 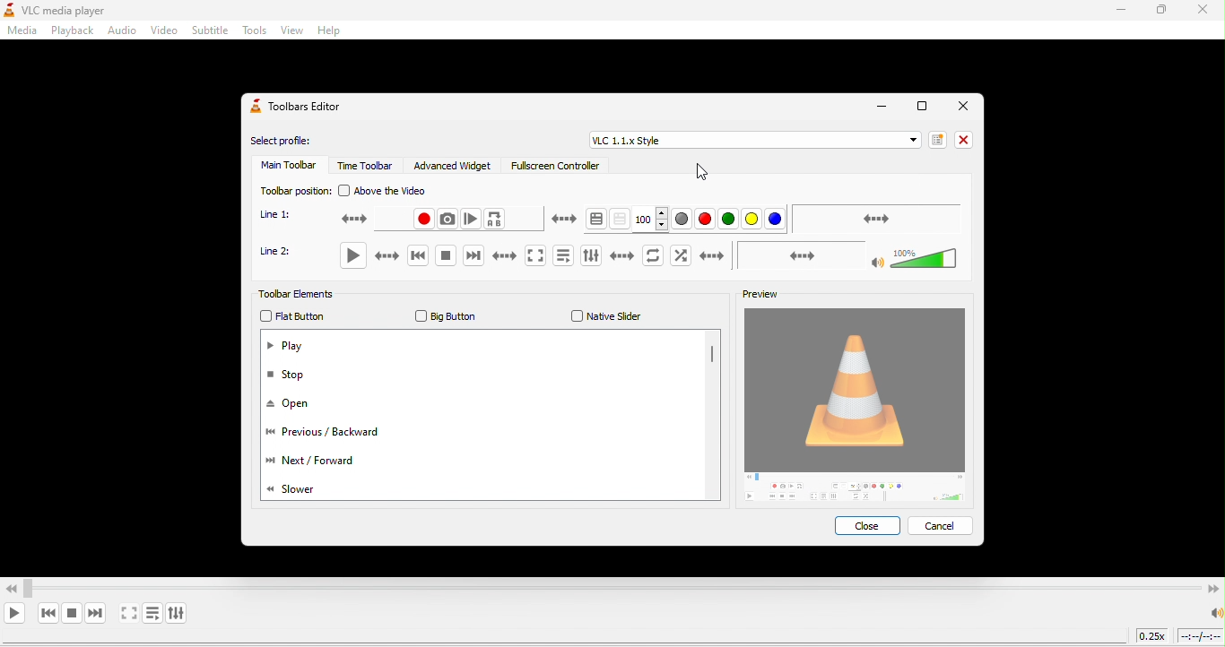 What do you see at coordinates (552, 168) in the screenshot?
I see `fullscreen controller` at bounding box center [552, 168].